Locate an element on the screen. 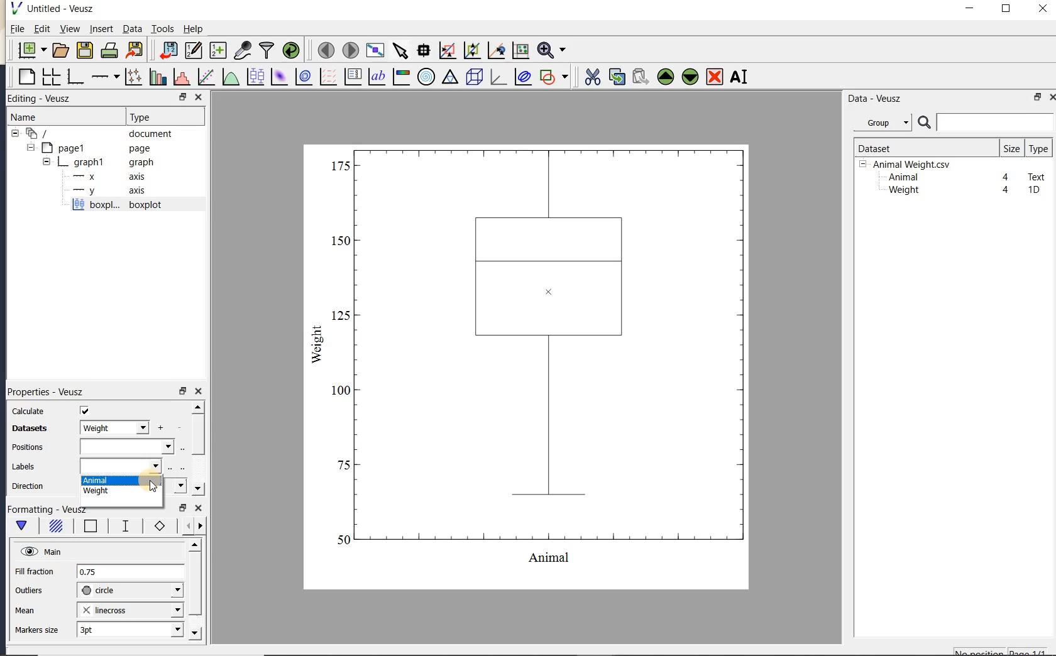 This screenshot has width=1056, height=656. close is located at coordinates (199, 509).